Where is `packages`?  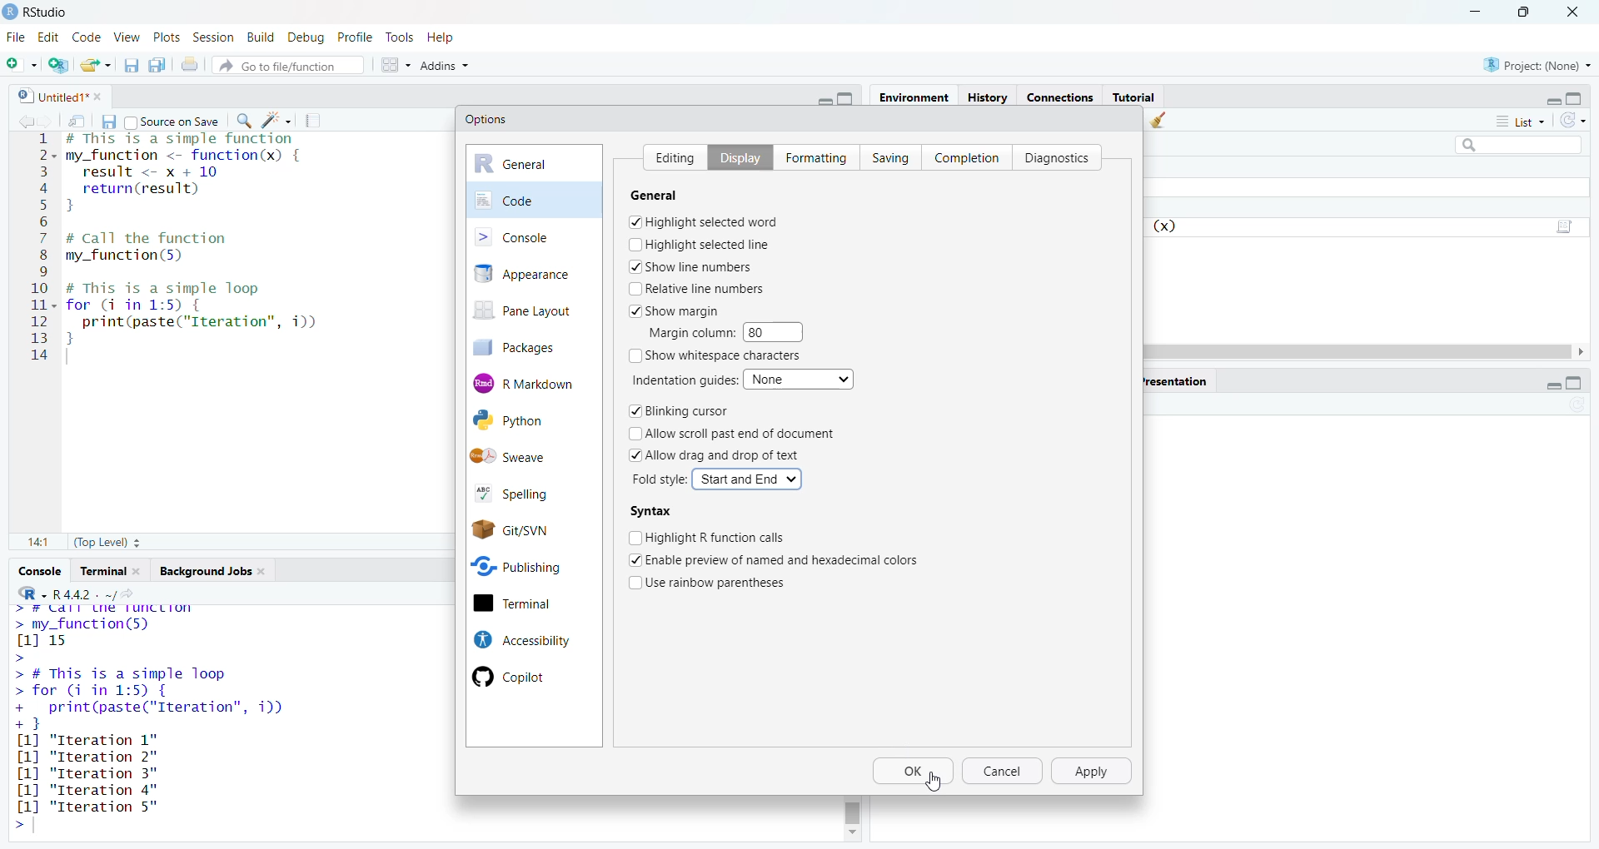
packages is located at coordinates (526, 347).